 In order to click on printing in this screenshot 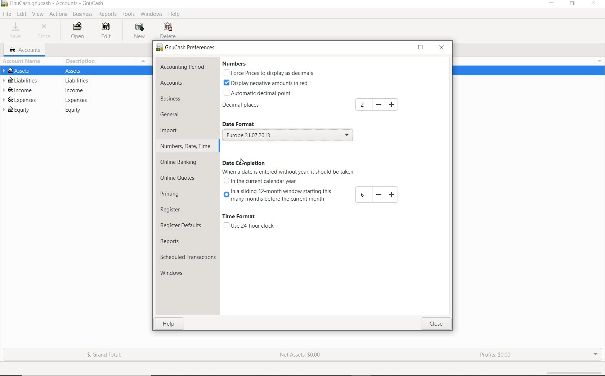, I will do `click(175, 195)`.